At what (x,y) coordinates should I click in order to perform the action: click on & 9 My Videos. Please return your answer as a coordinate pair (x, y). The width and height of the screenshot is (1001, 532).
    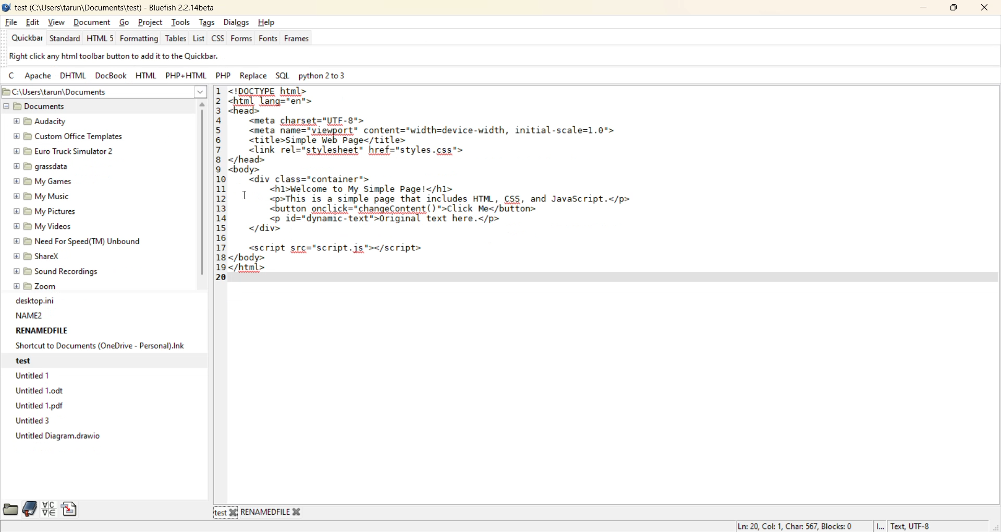
    Looking at the image, I should click on (45, 228).